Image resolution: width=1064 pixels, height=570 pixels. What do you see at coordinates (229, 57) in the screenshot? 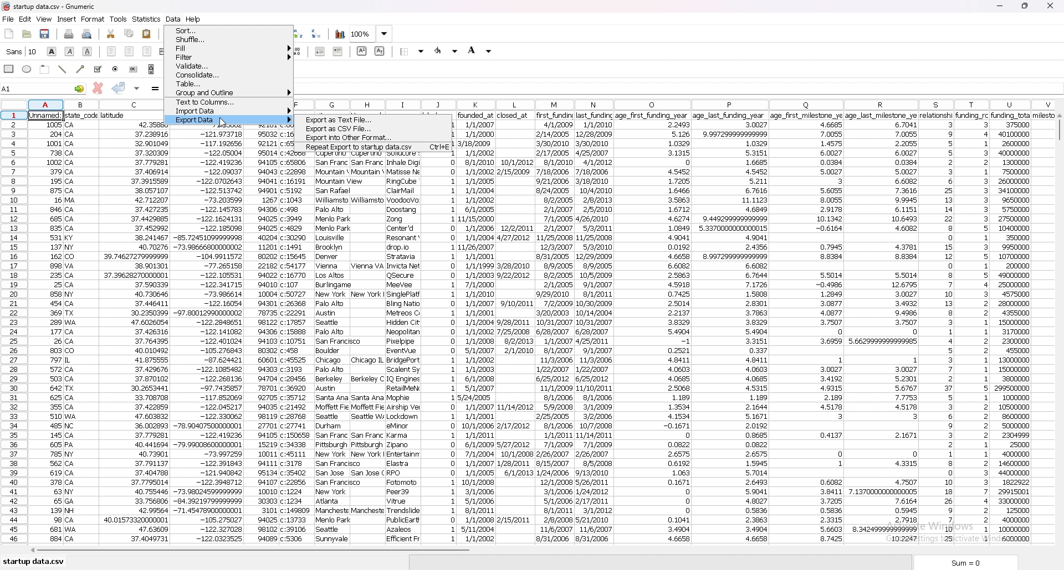
I see `filter` at bounding box center [229, 57].